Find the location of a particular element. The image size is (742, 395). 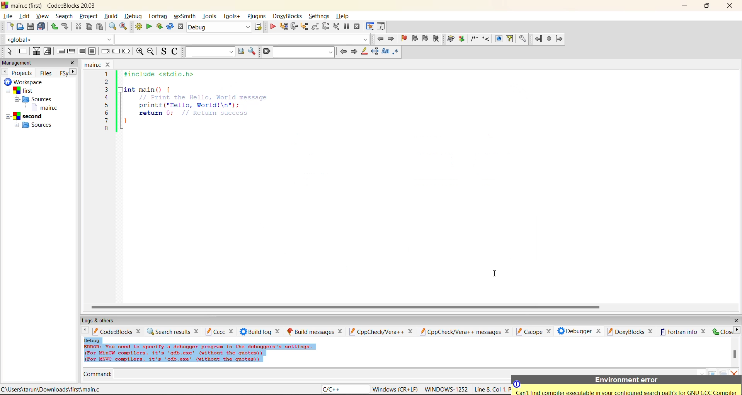

run is located at coordinates (149, 27).